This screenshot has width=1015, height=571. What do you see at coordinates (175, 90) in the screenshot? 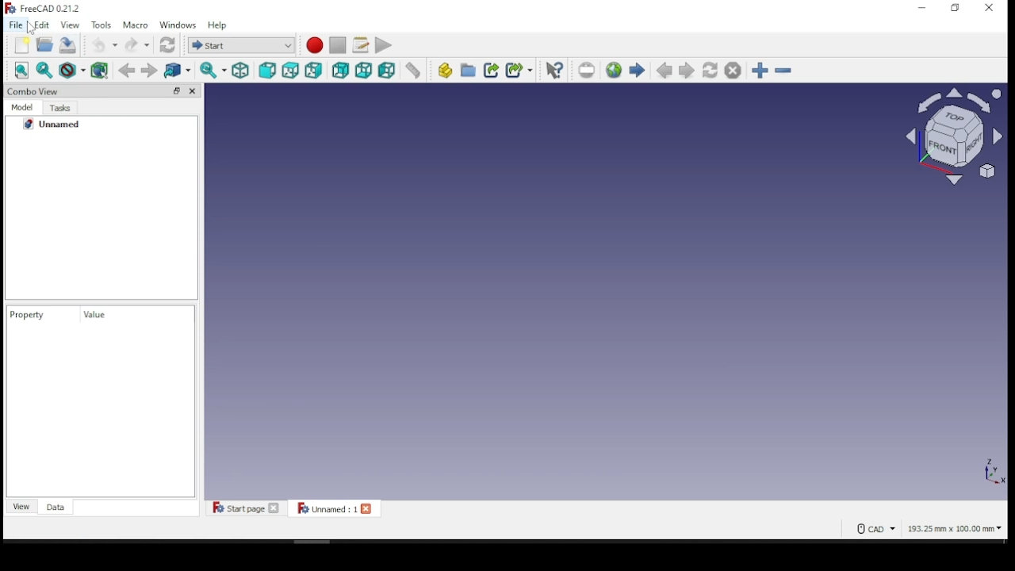
I see `detach panel` at bounding box center [175, 90].